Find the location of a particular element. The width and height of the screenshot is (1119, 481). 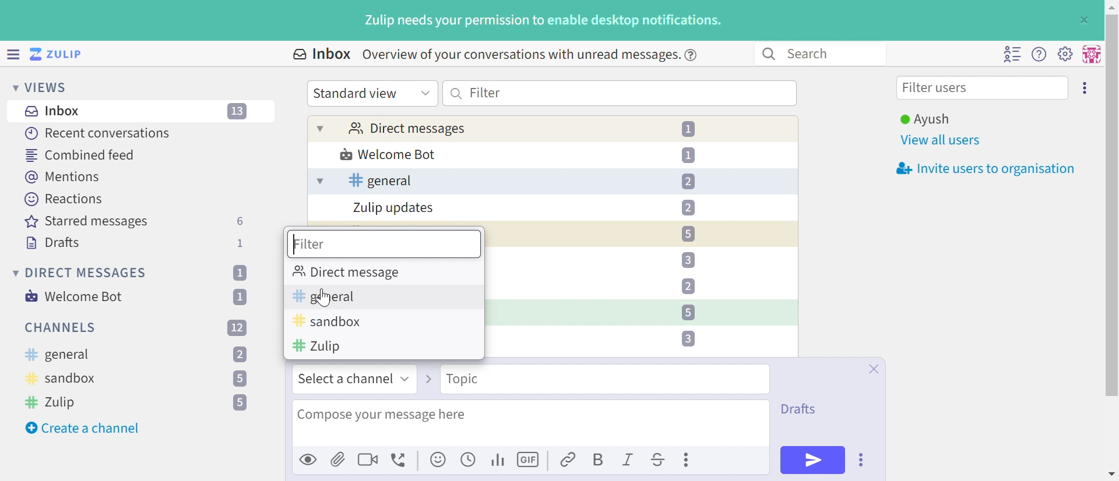

Add emoji is located at coordinates (439, 460).